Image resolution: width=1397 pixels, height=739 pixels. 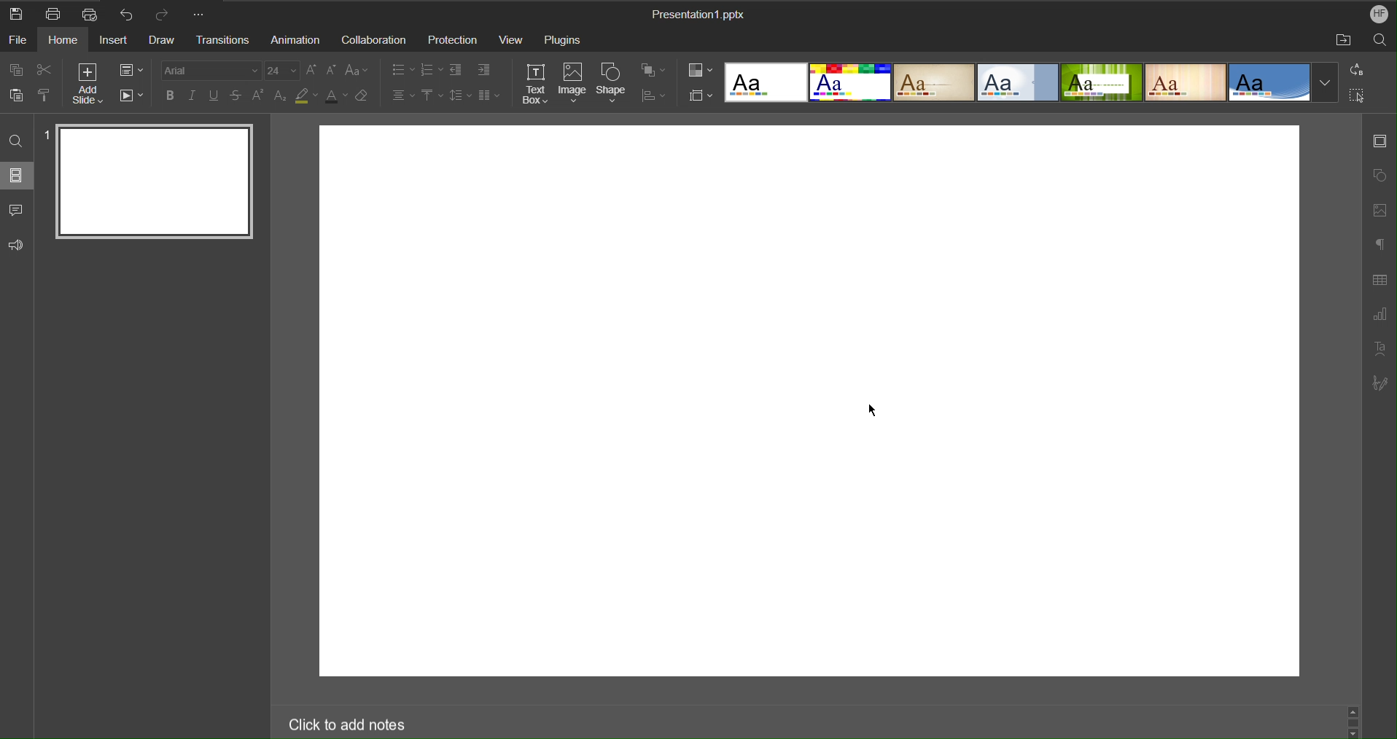 I want to click on Copy, so click(x=14, y=70).